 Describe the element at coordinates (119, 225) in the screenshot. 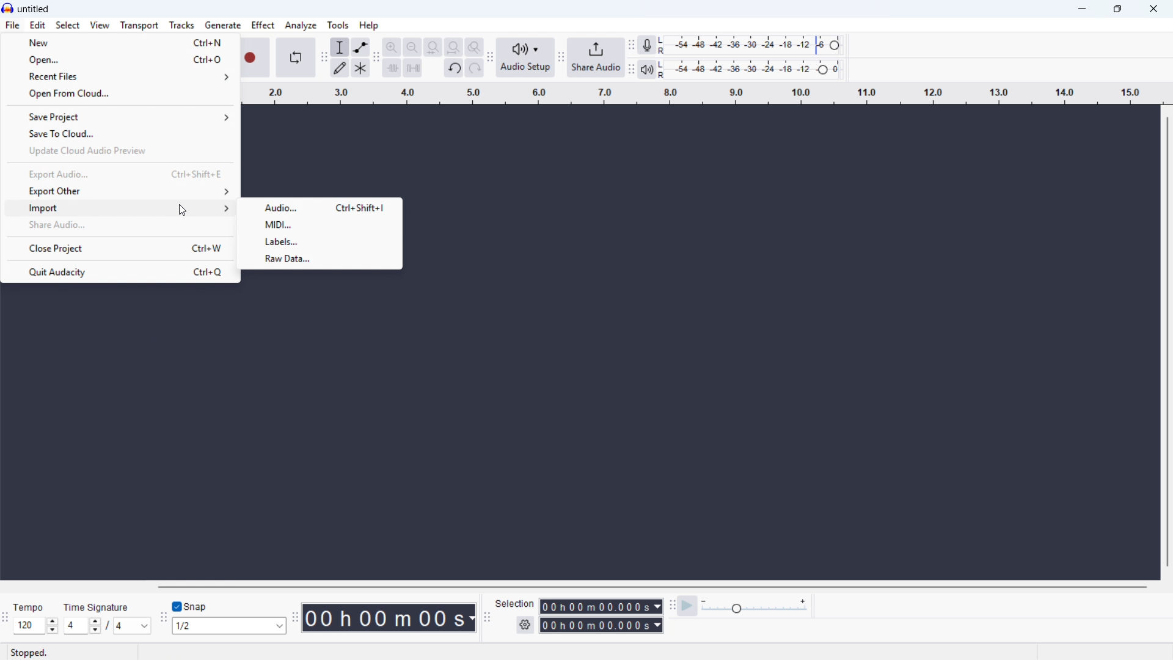

I see `Share audio ` at that location.